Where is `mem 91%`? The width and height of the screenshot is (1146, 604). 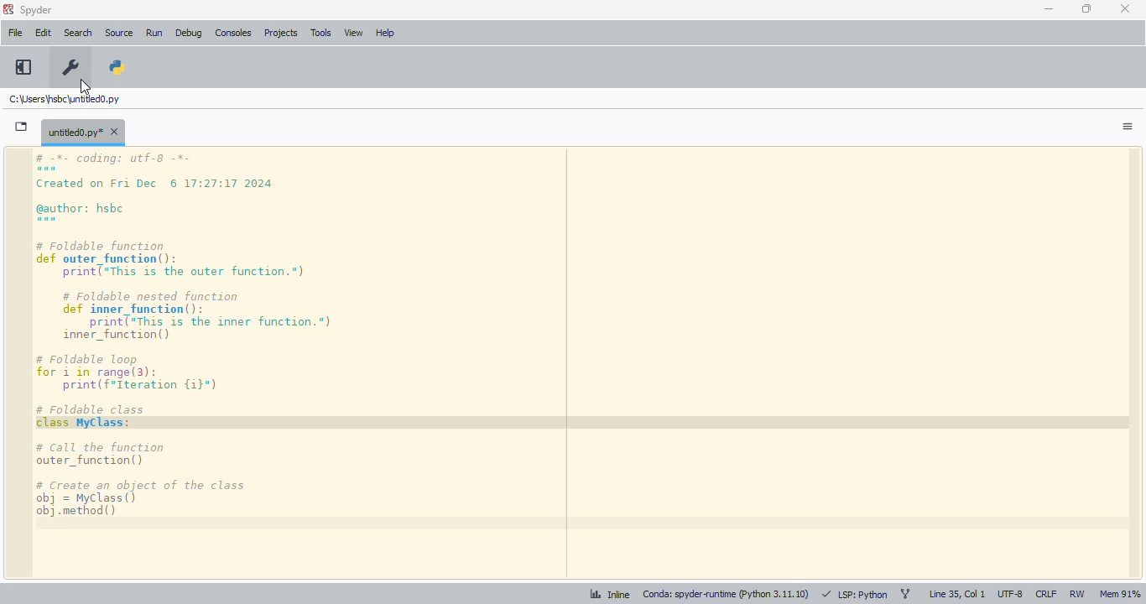
mem 91% is located at coordinates (1120, 595).